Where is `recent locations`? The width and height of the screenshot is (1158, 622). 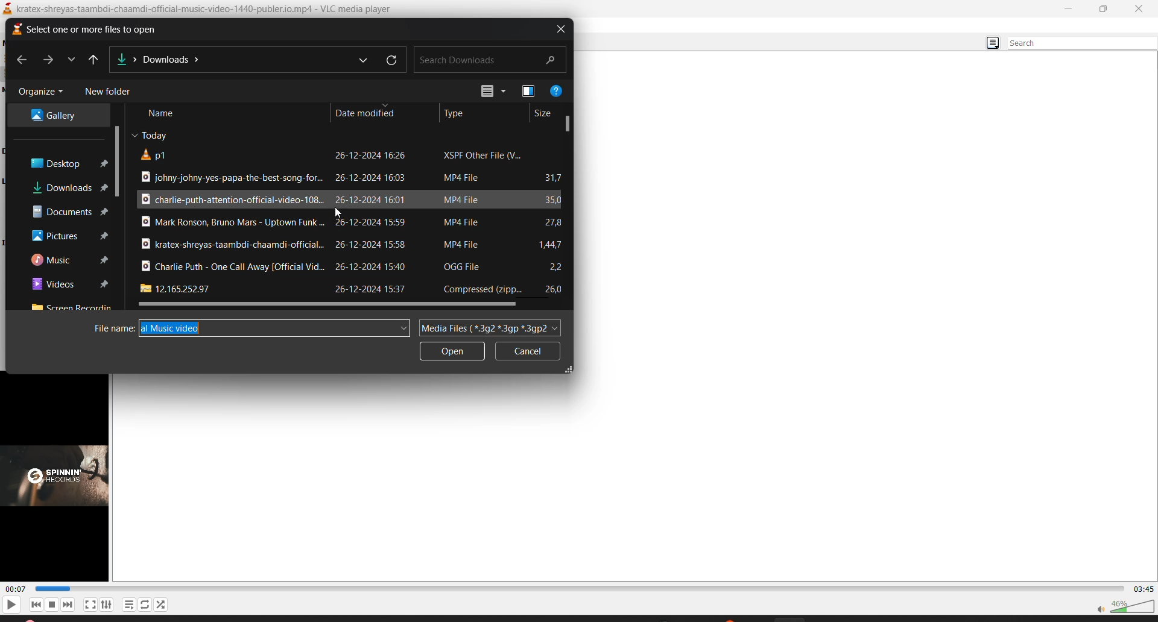
recent locations is located at coordinates (72, 60).